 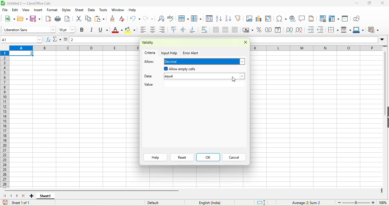 I want to click on formula, so click(x=302, y=202).